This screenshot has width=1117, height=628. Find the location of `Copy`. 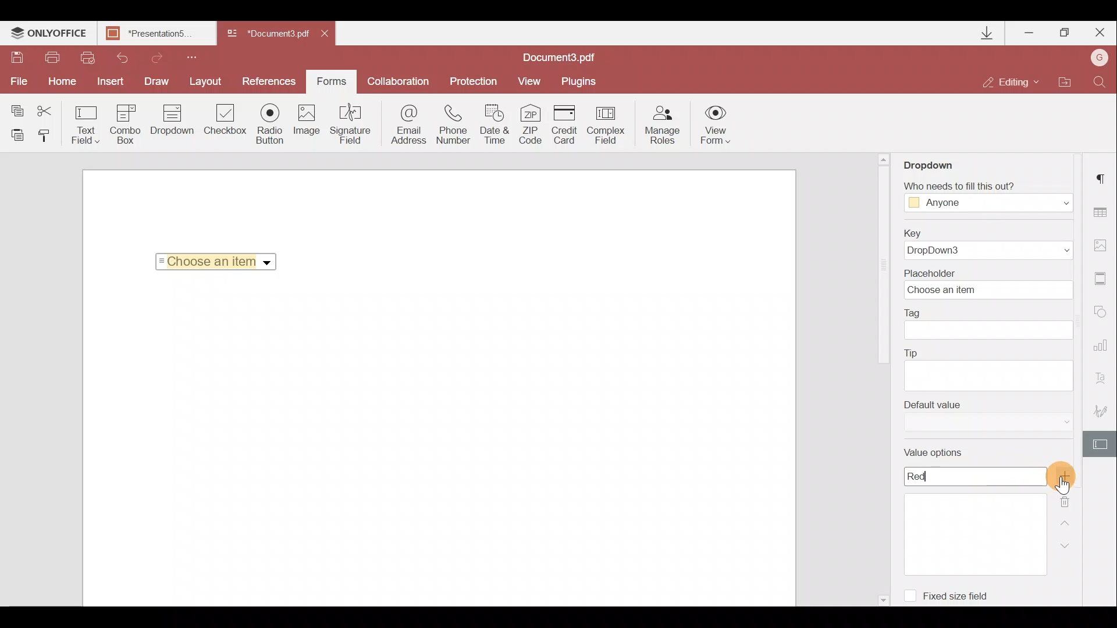

Copy is located at coordinates (14, 106).